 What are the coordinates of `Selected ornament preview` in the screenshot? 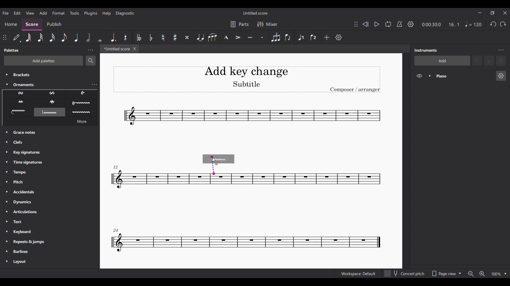 It's located at (225, 159).